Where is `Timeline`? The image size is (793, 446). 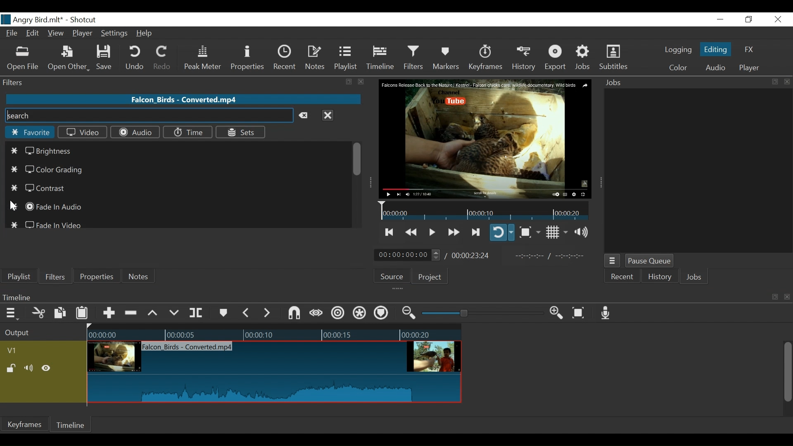
Timeline is located at coordinates (381, 58).